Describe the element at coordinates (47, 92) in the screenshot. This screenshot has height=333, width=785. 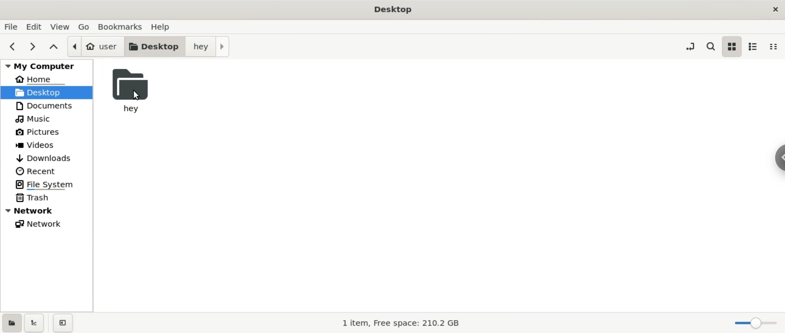
I see `desktop` at that location.